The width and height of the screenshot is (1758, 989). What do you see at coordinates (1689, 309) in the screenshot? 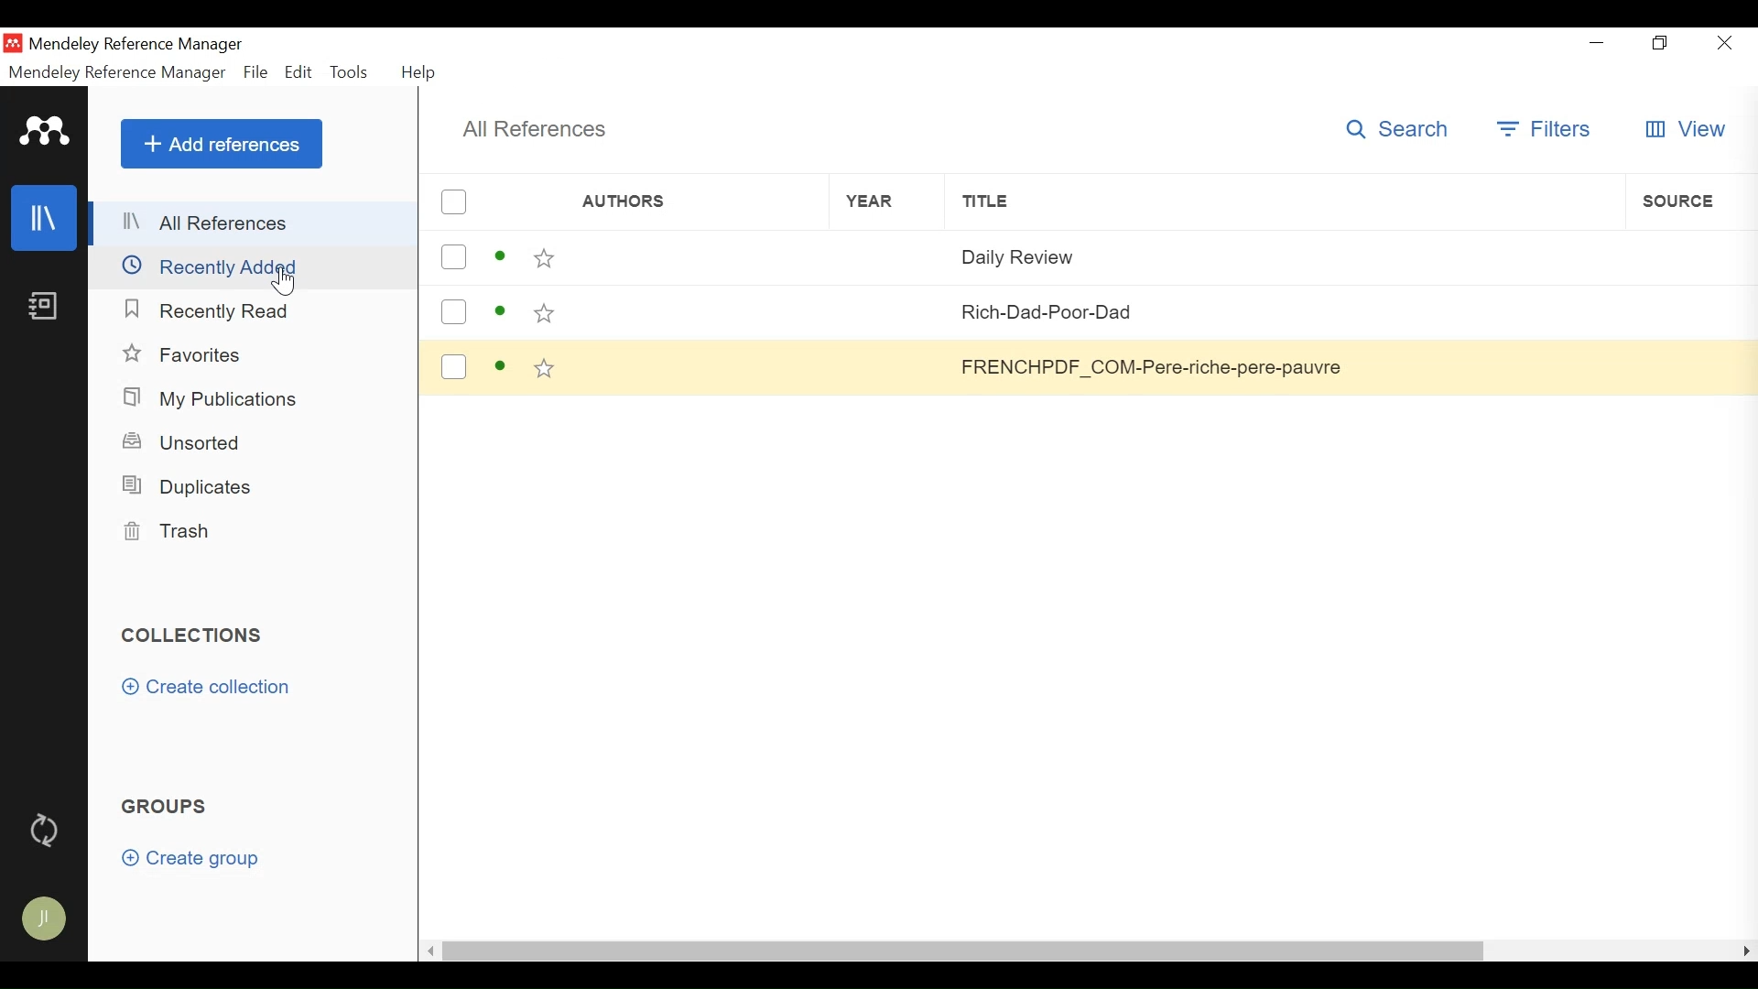
I see `Source` at bounding box center [1689, 309].